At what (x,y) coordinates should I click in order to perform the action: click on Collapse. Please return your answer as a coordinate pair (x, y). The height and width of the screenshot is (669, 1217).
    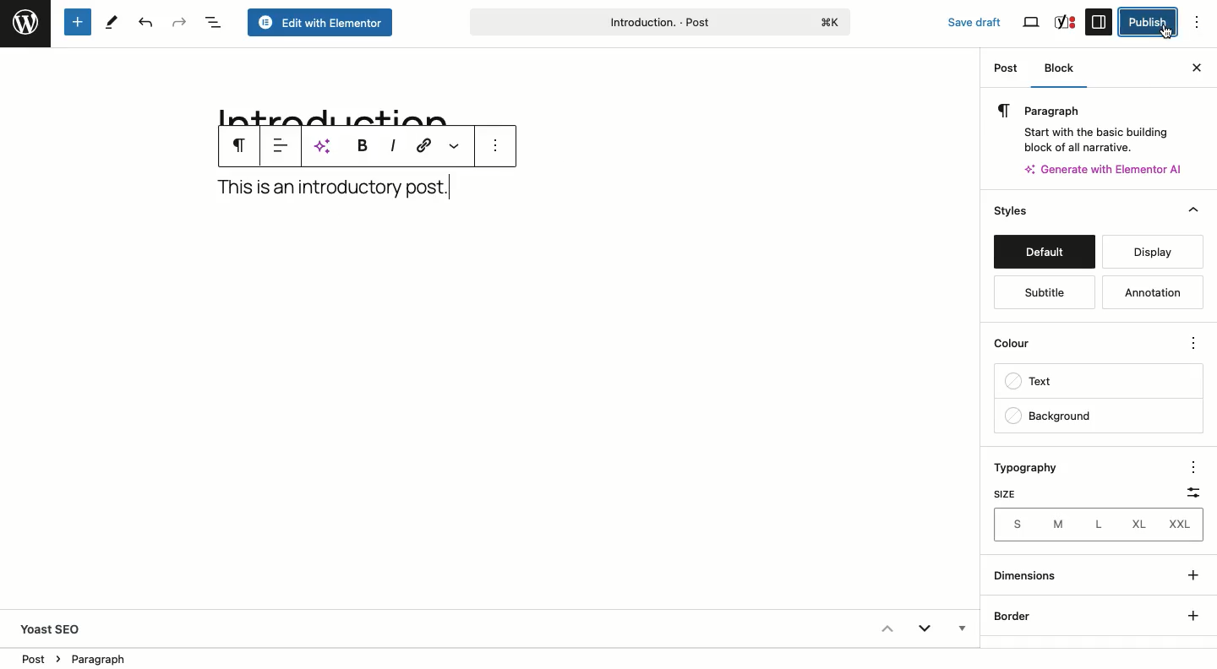
    Looking at the image, I should click on (886, 628).